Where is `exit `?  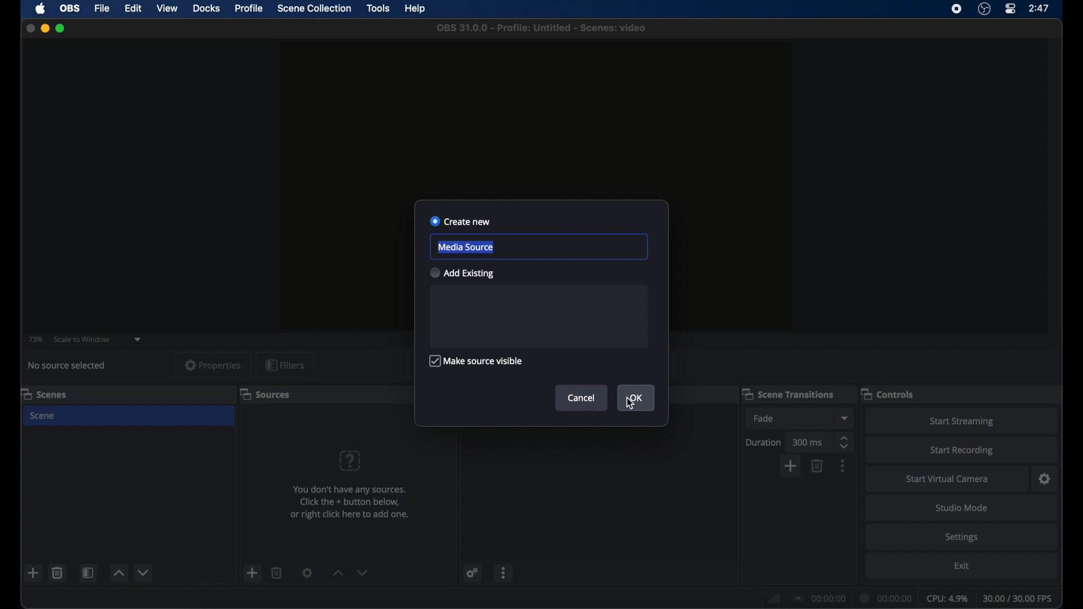 exit  is located at coordinates (962, 566).